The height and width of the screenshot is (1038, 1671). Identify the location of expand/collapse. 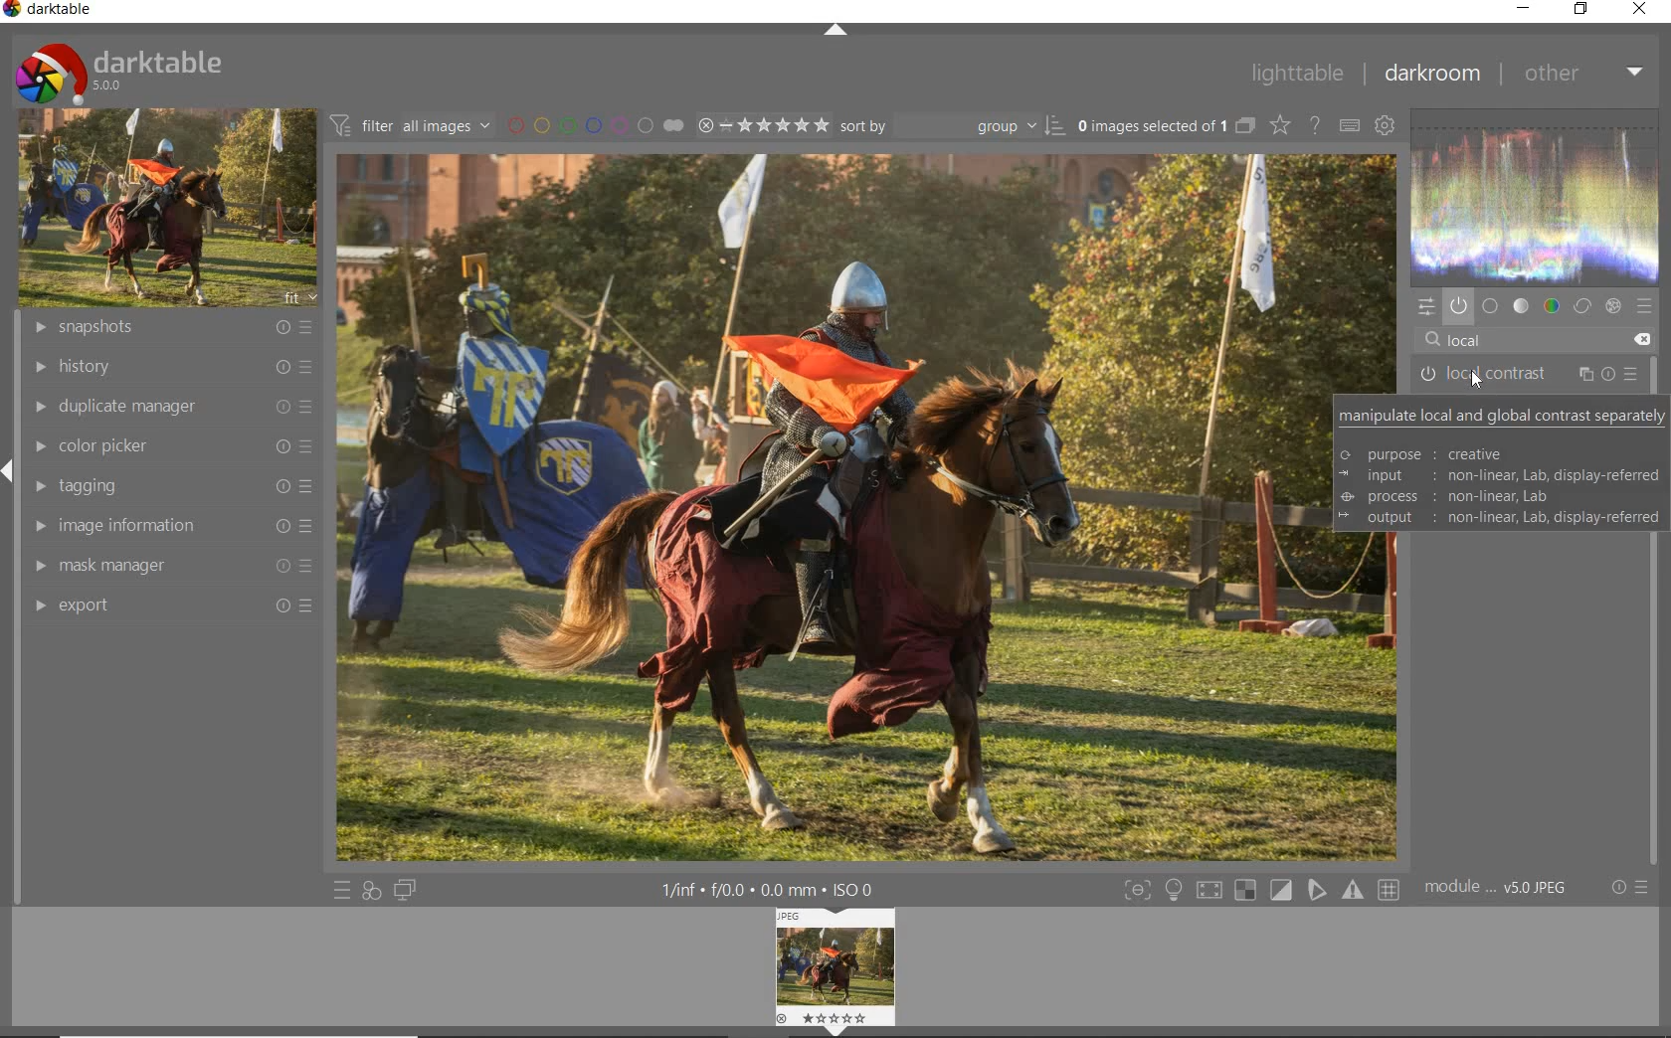
(835, 29).